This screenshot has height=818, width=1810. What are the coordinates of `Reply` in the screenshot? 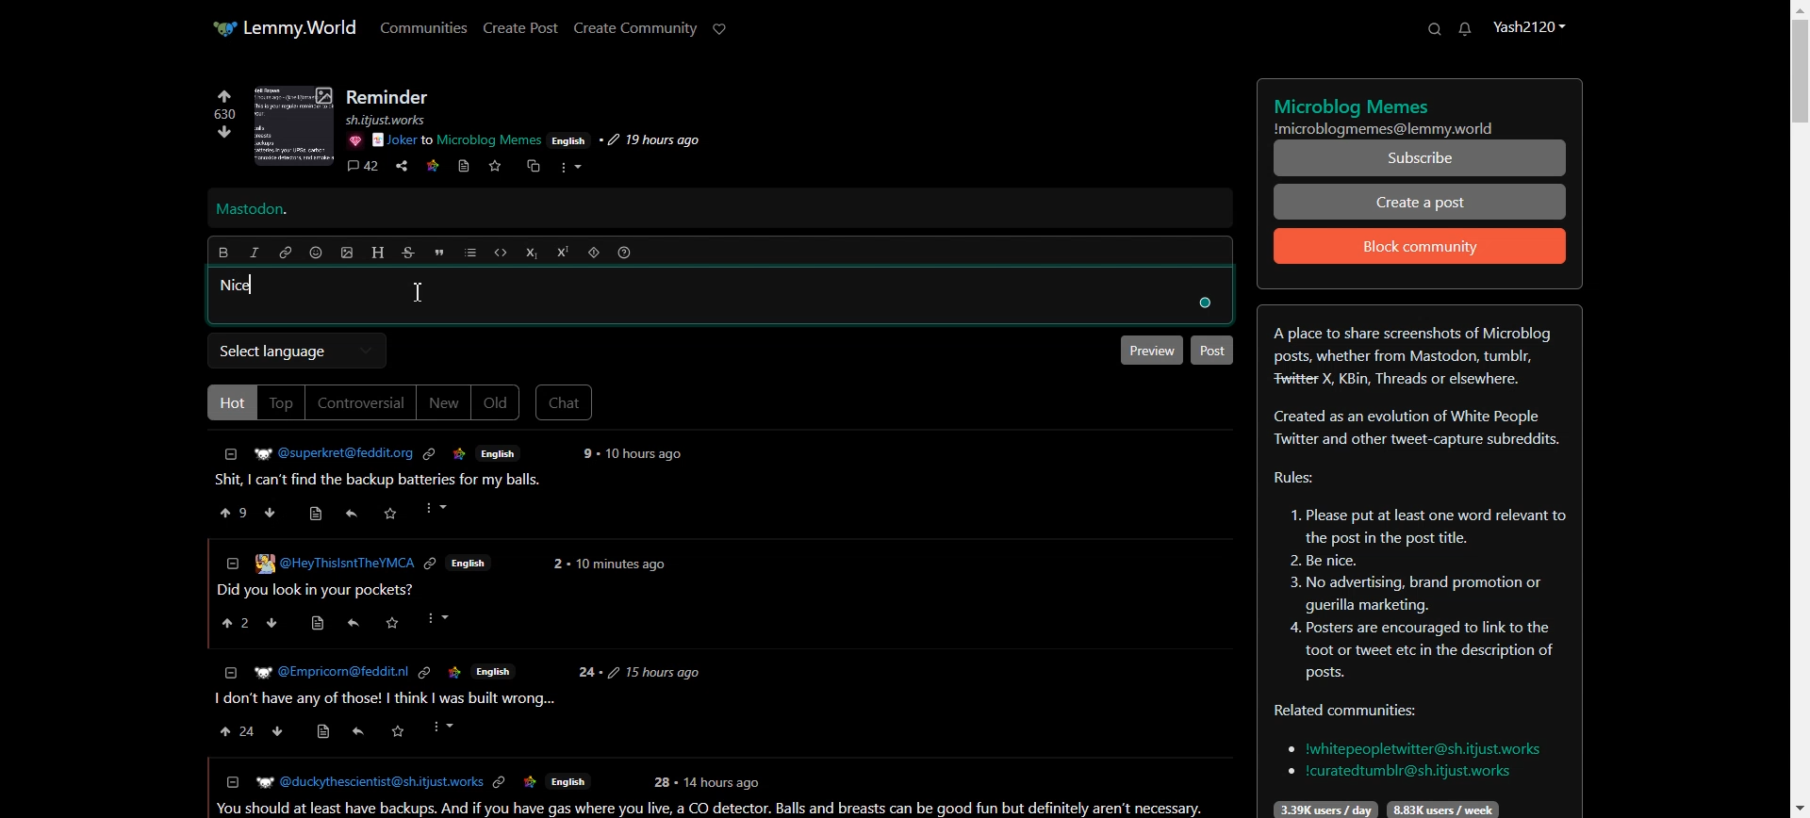 It's located at (352, 514).